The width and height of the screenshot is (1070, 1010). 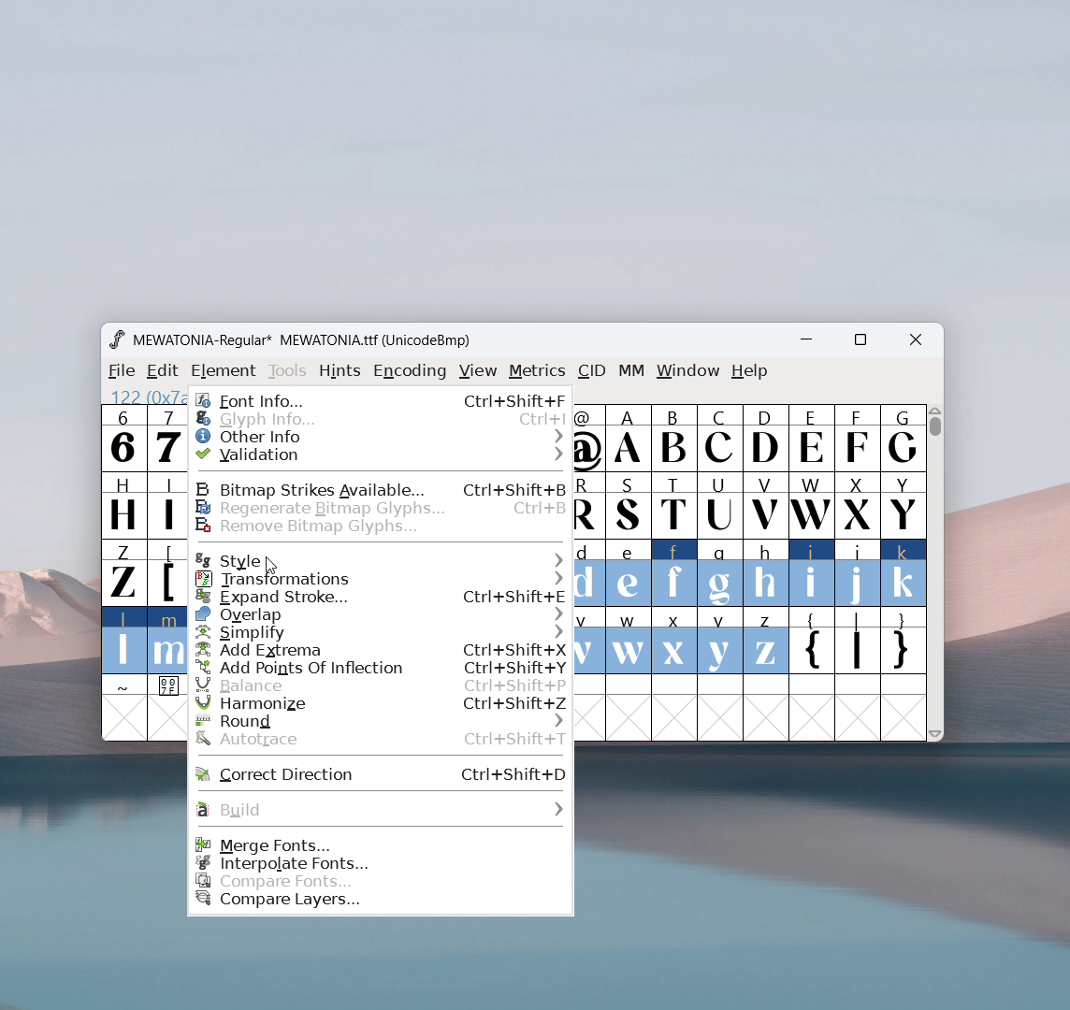 I want to click on element, so click(x=224, y=371).